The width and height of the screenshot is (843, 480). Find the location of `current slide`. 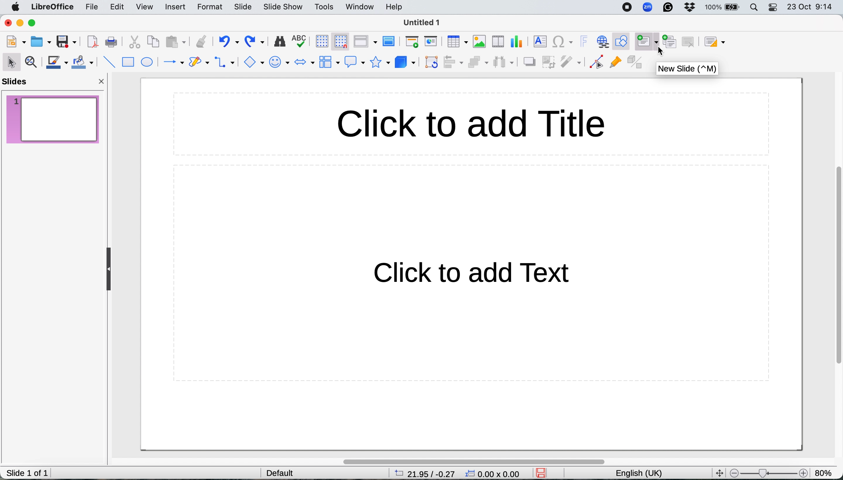

current slide is located at coordinates (52, 118).